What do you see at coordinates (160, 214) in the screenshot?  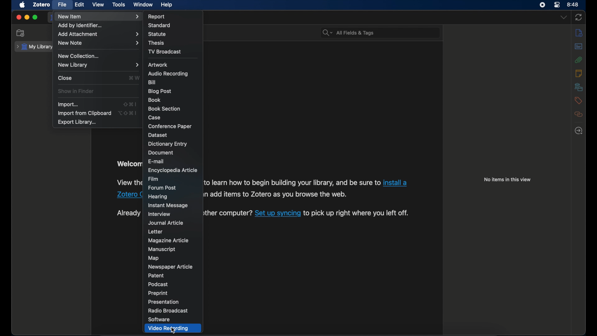 I see `interview` at bounding box center [160, 214].